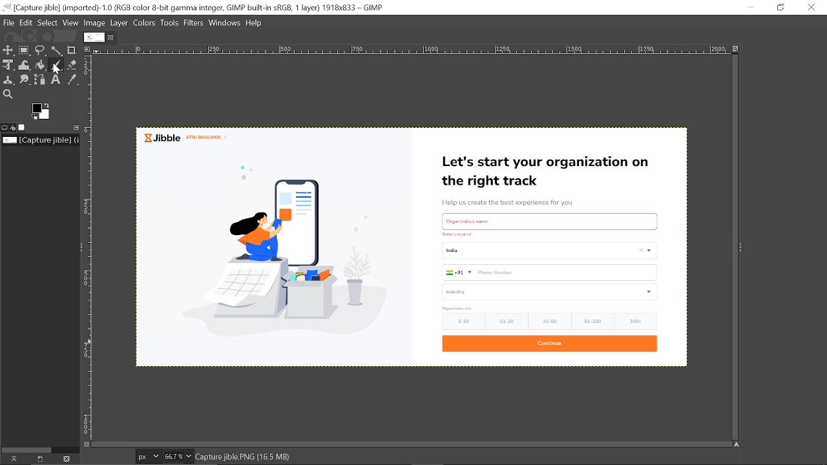  I want to click on Select, so click(48, 23).